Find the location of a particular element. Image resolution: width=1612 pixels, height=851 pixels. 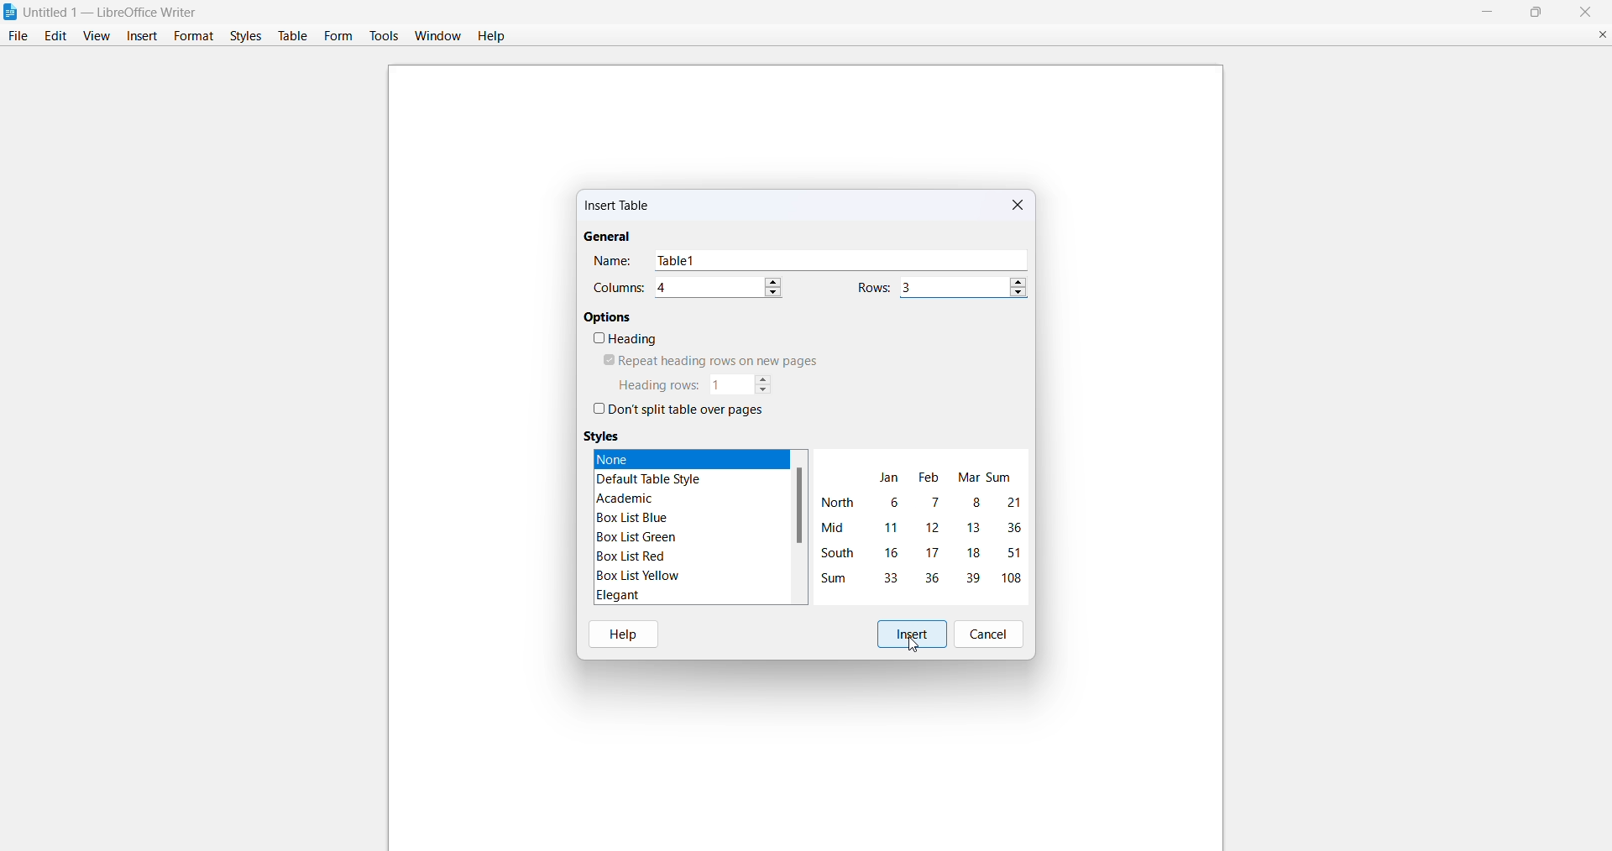

styles is located at coordinates (604, 436).